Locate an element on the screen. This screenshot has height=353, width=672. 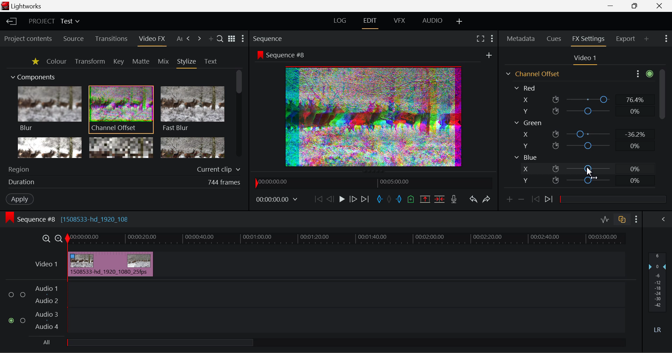
Delete/Cut is located at coordinates (440, 200).